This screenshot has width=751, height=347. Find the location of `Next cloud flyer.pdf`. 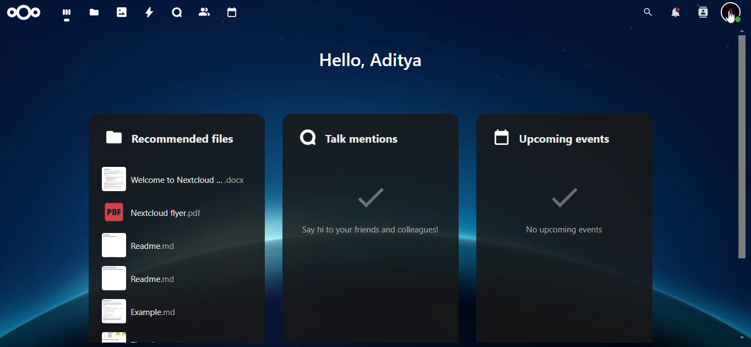

Next cloud flyer.pdf is located at coordinates (176, 212).